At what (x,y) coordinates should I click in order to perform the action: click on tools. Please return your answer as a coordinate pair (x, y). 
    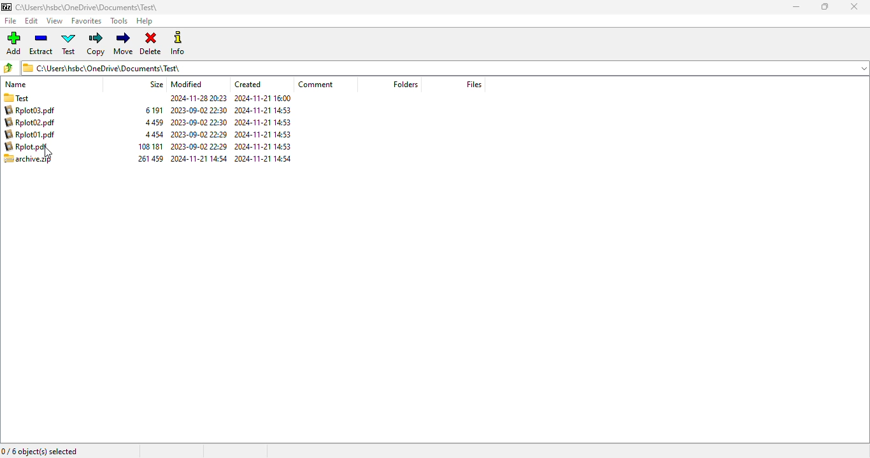
    Looking at the image, I should click on (120, 21).